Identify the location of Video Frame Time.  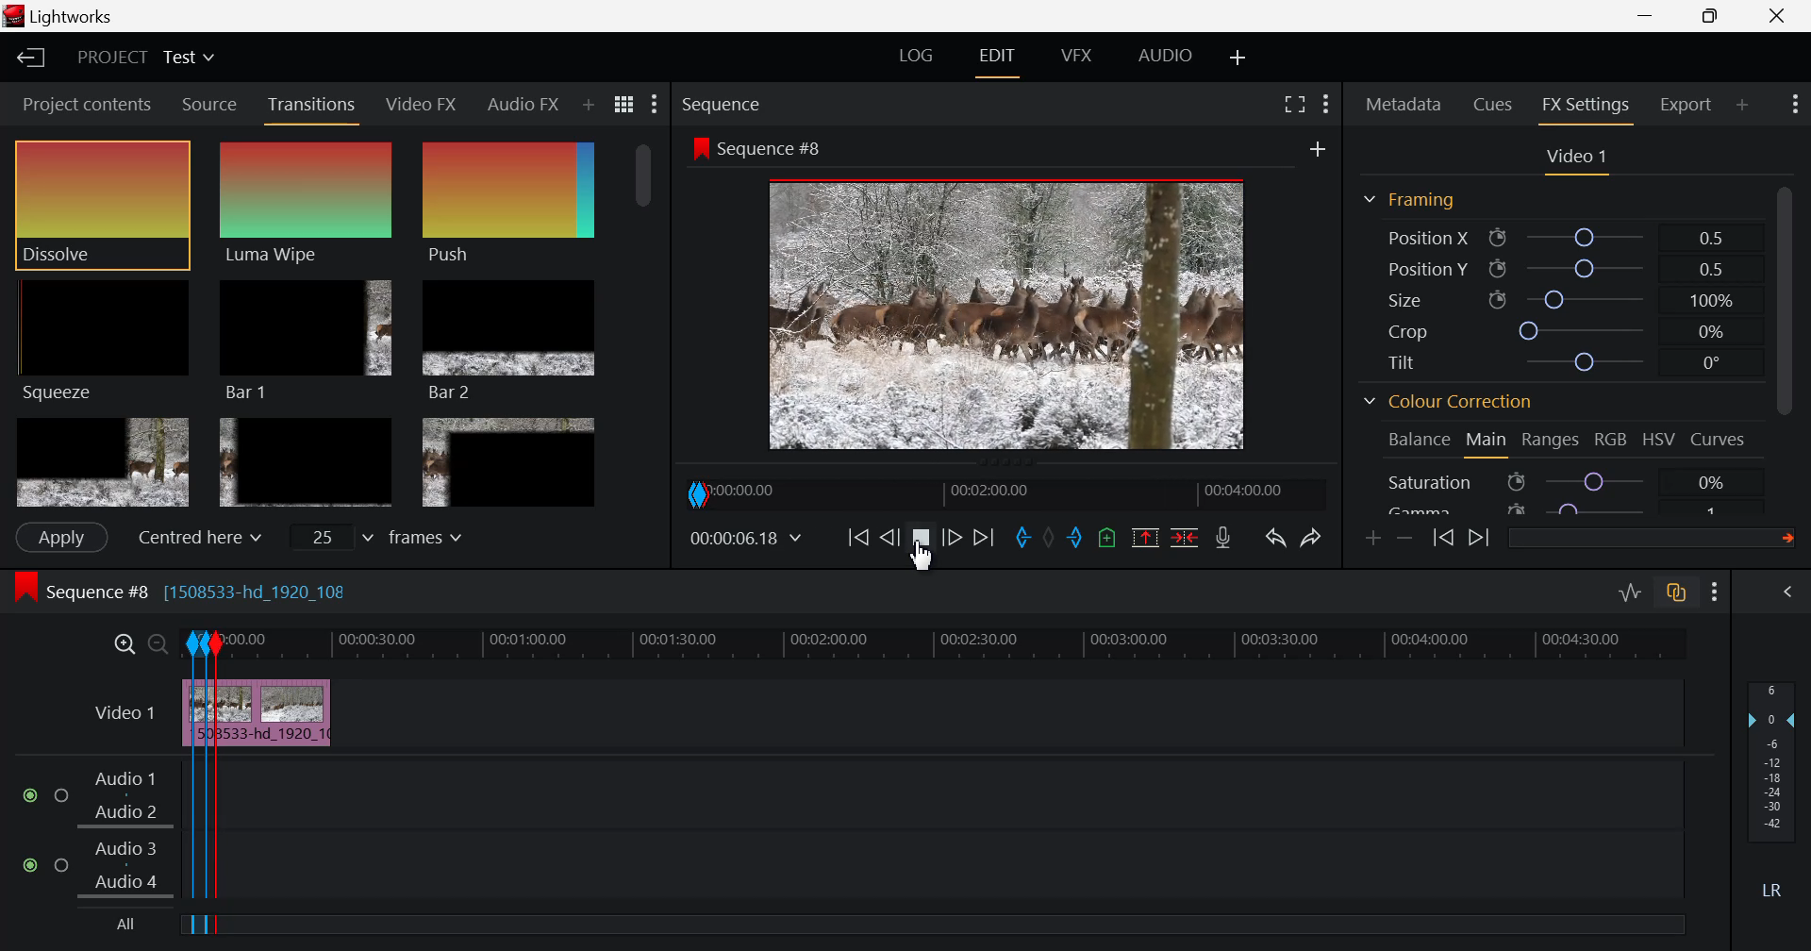
(748, 539).